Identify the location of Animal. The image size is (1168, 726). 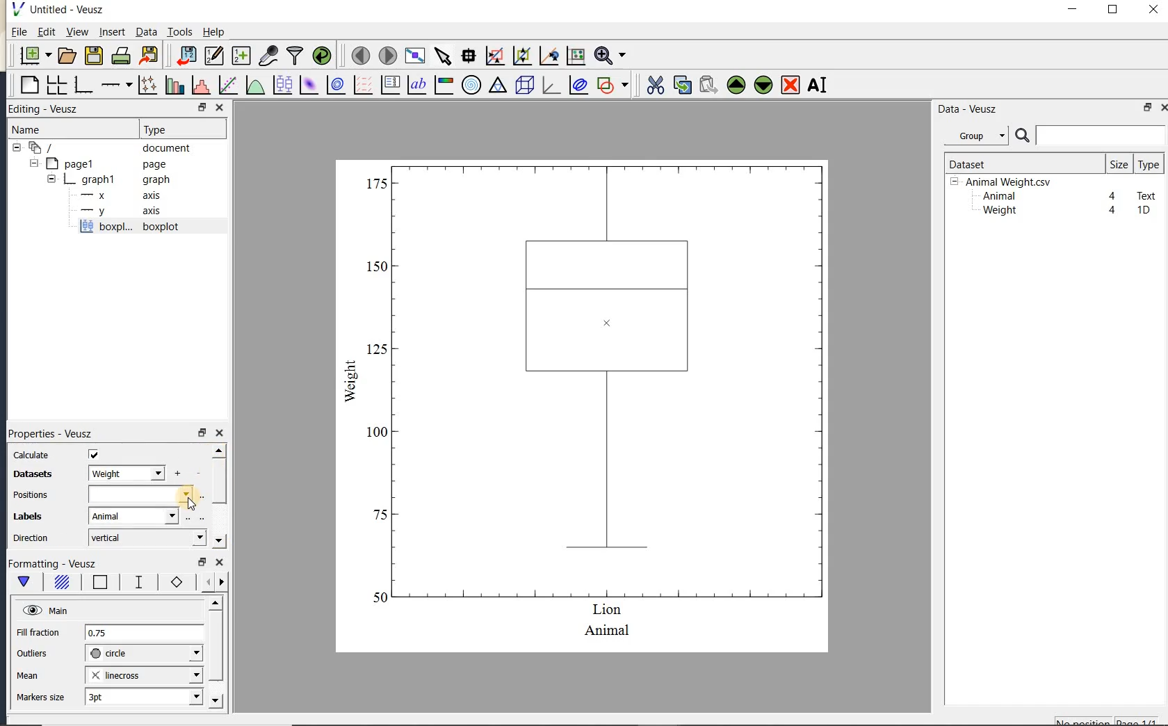
(998, 197).